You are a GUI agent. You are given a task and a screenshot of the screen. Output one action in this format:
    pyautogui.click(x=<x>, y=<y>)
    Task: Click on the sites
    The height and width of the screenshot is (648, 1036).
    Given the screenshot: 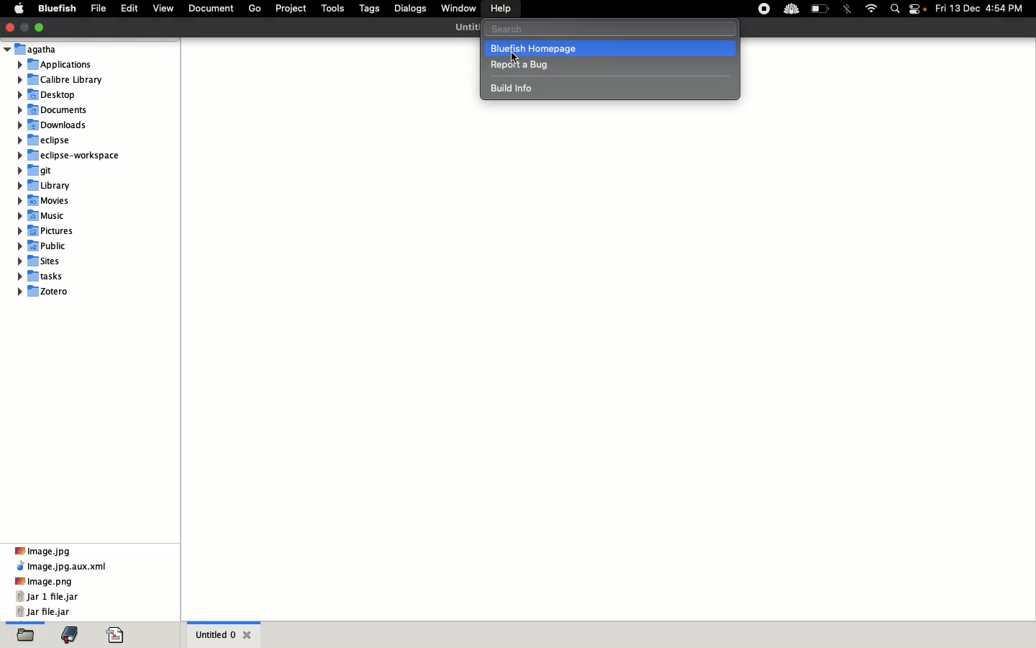 What is the action you would take?
    pyautogui.click(x=44, y=261)
    